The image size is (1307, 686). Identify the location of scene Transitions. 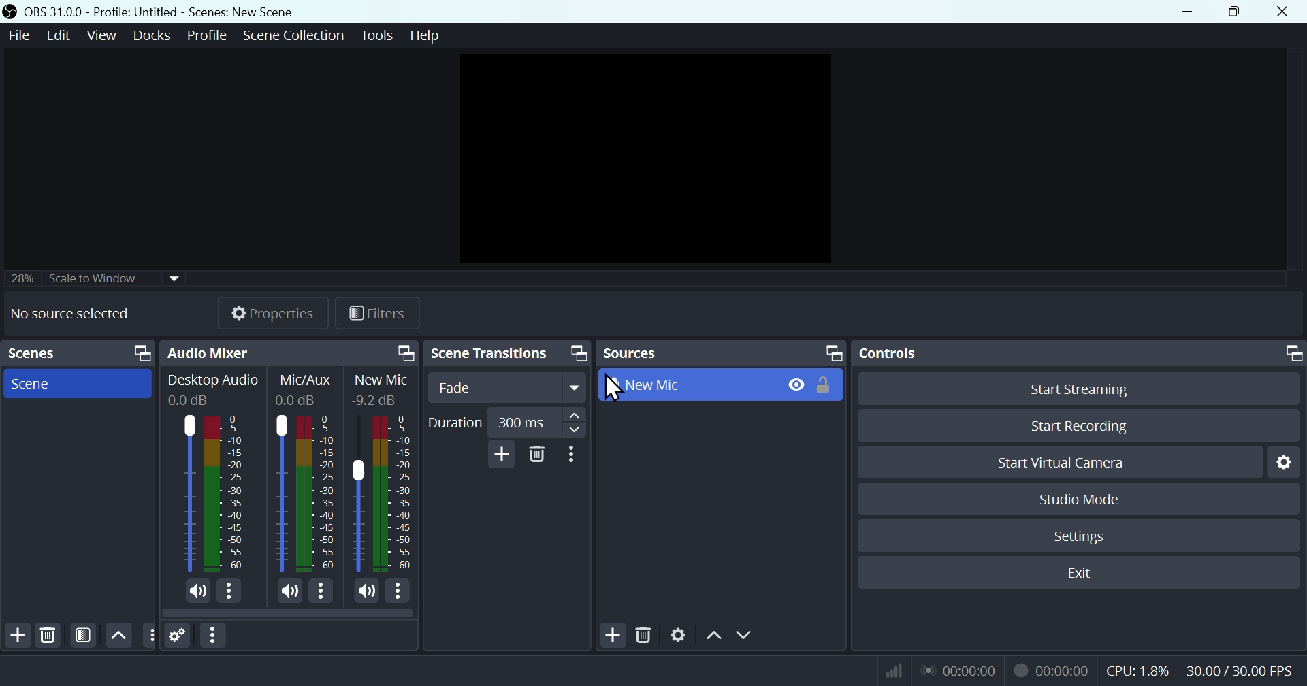
(509, 351).